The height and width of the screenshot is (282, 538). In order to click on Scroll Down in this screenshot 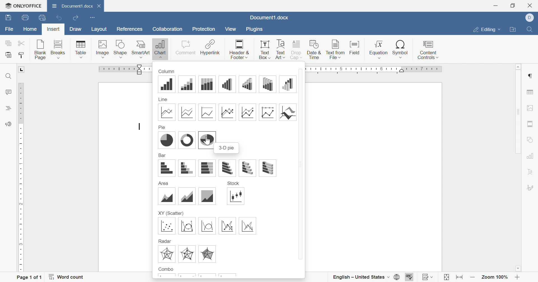, I will do `click(518, 268)`.